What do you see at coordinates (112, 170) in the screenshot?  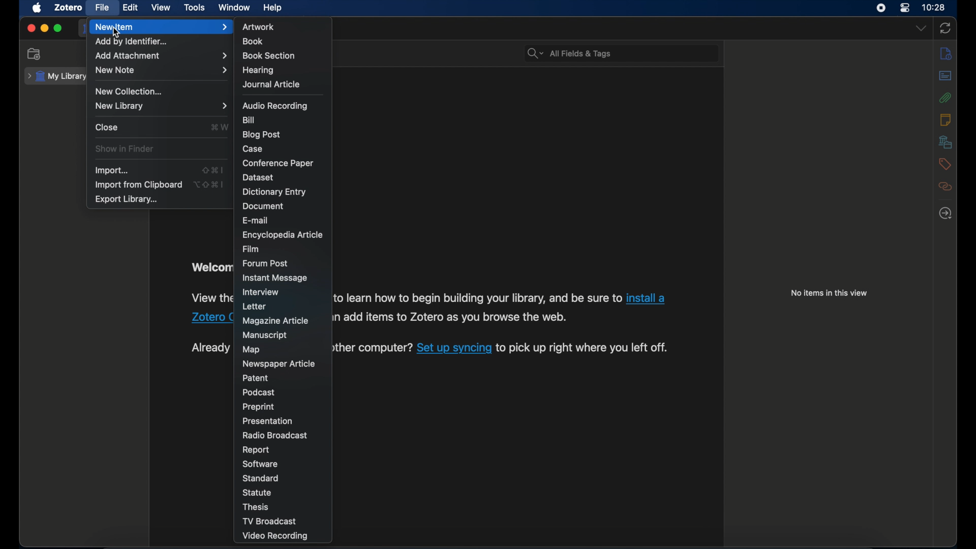 I see `import` at bounding box center [112, 170].